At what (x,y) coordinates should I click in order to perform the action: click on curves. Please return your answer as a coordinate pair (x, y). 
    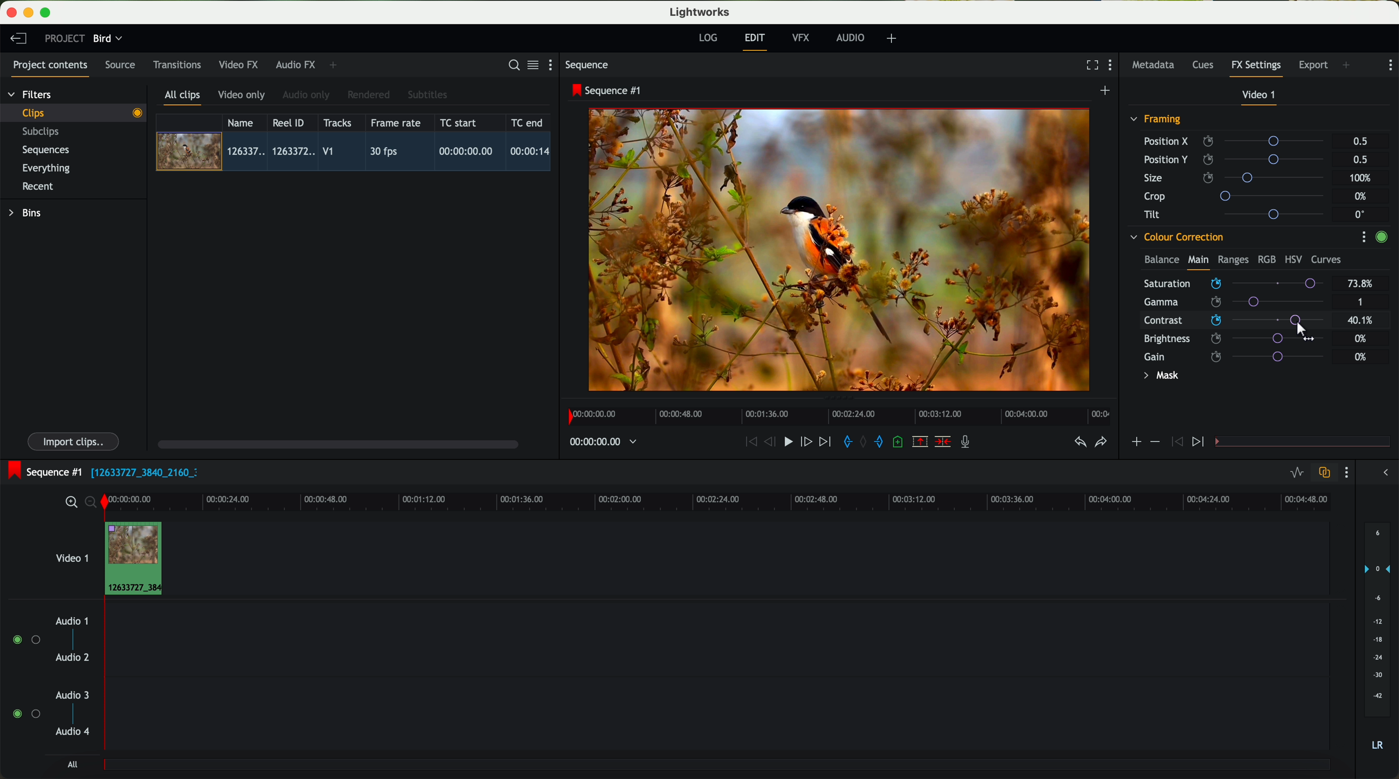
    Looking at the image, I should click on (1326, 260).